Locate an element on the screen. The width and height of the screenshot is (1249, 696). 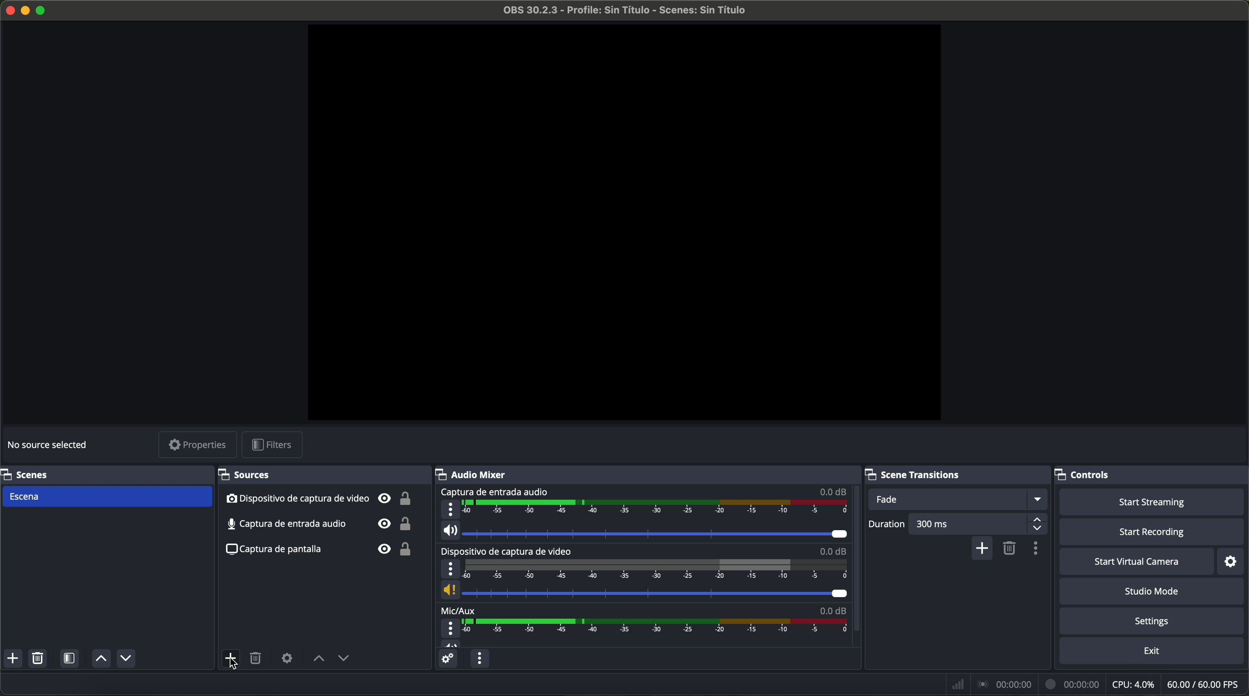
filters is located at coordinates (272, 445).